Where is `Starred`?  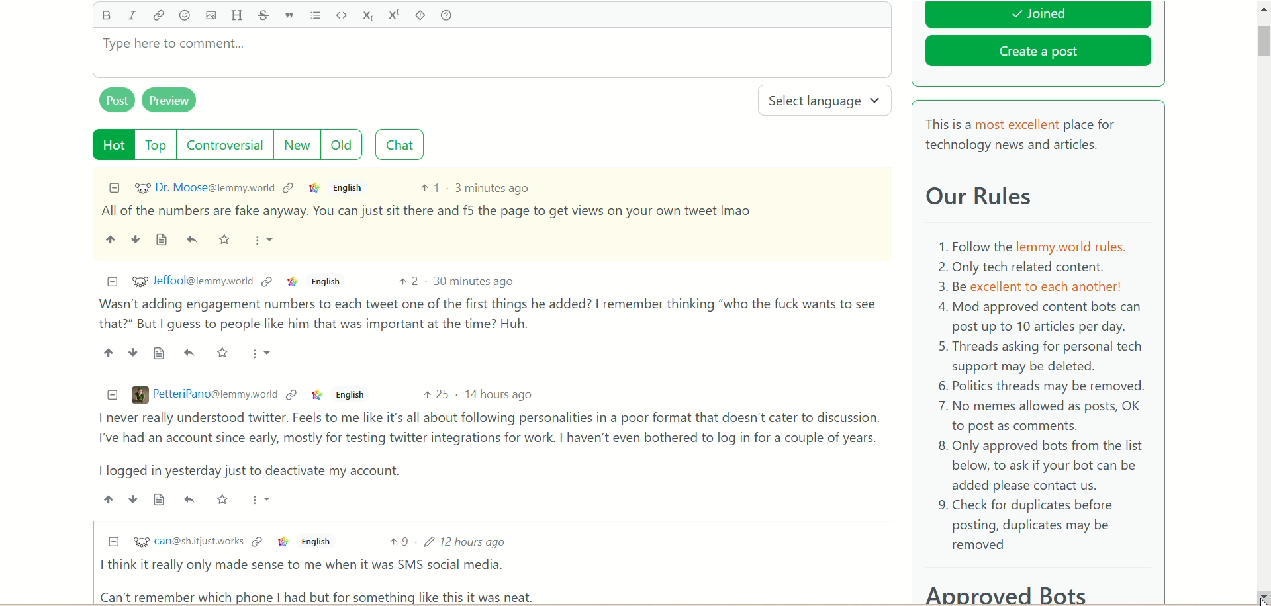 Starred is located at coordinates (224, 499).